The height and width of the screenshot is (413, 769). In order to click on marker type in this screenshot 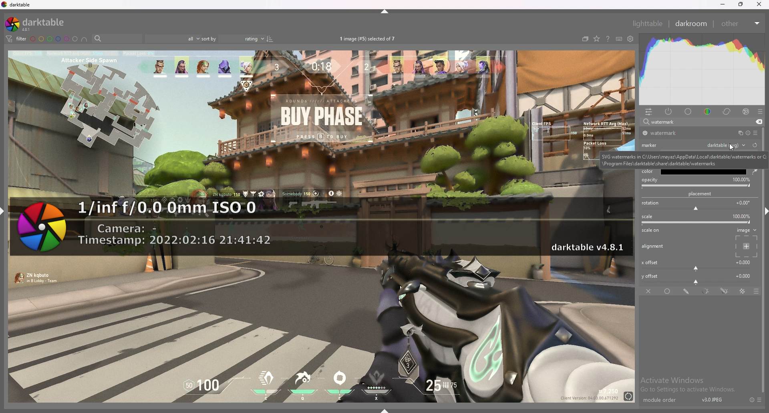, I will do `click(726, 144)`.